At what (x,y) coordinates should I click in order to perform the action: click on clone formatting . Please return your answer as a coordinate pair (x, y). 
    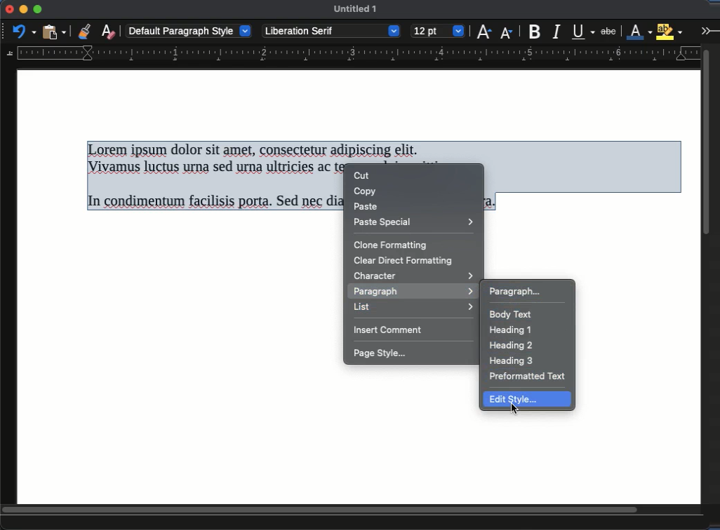
    Looking at the image, I should click on (392, 247).